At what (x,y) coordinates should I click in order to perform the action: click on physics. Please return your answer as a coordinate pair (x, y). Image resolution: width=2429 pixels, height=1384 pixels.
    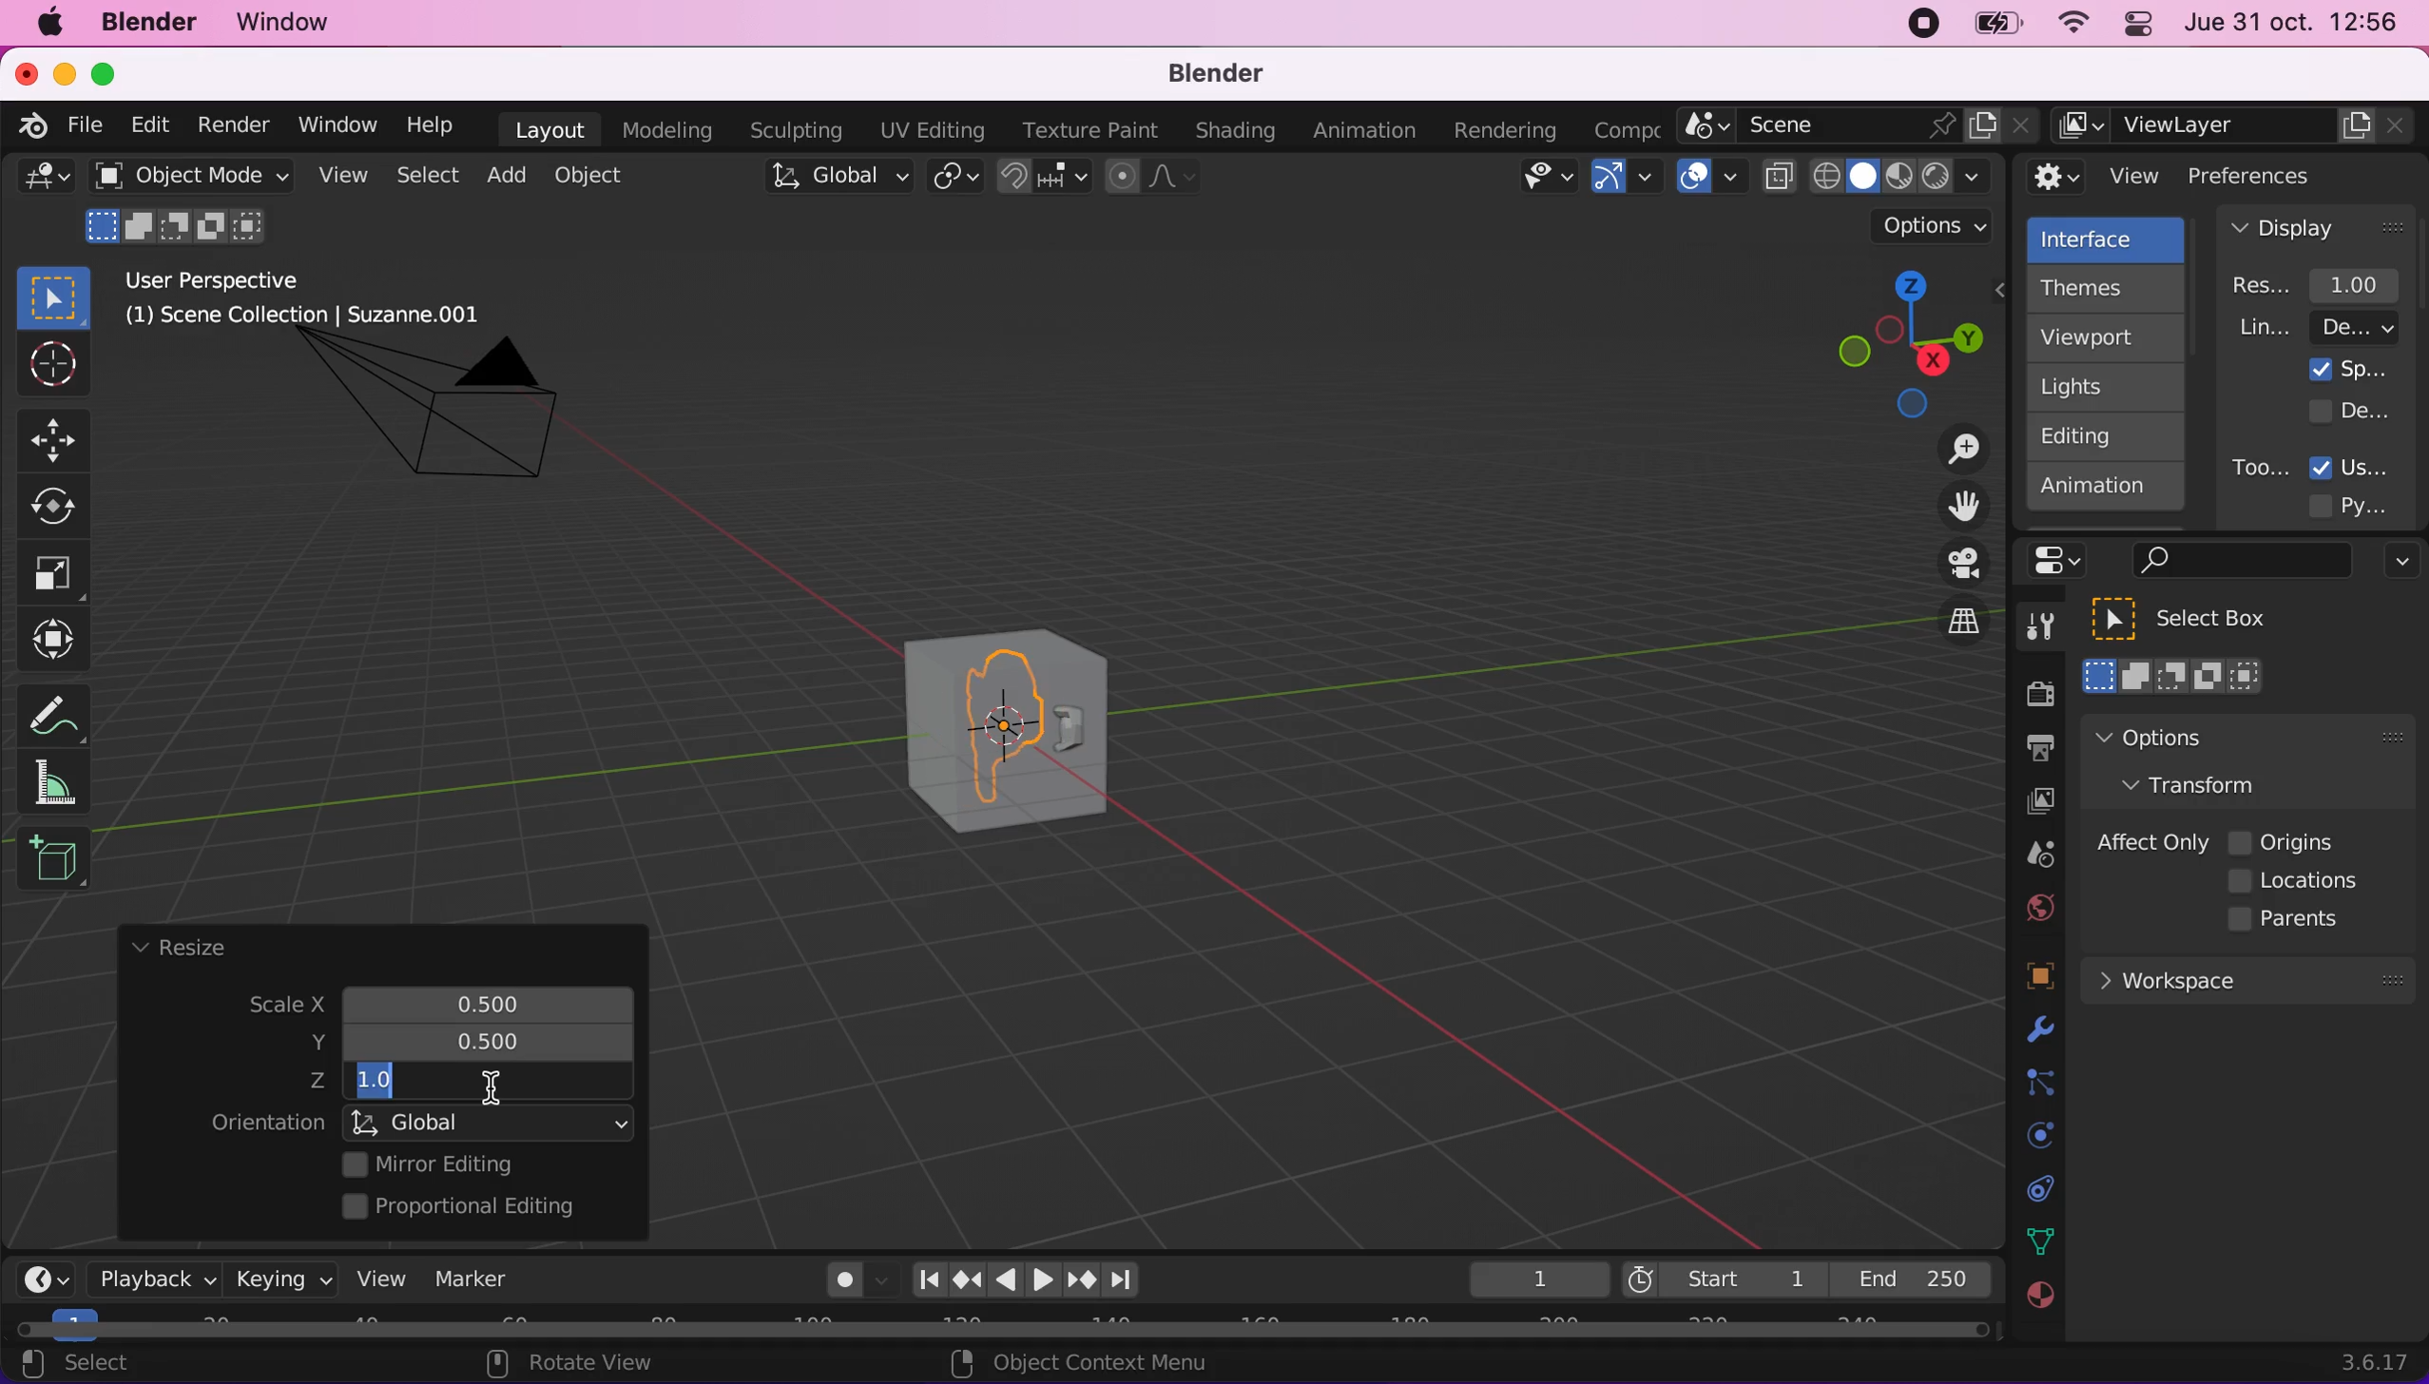
    Looking at the image, I should click on (2035, 1031).